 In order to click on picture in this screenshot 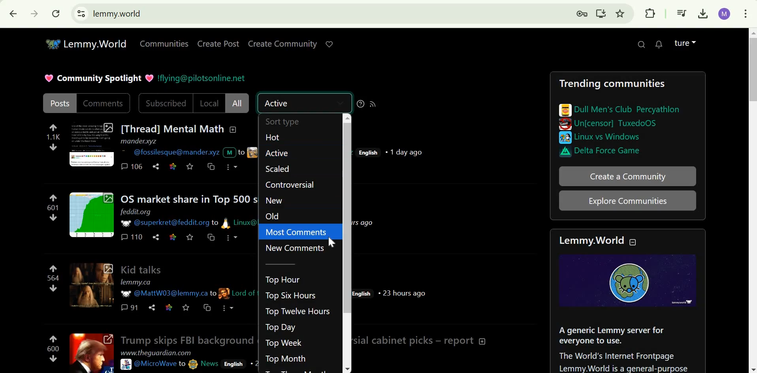, I will do `click(193, 364)`.